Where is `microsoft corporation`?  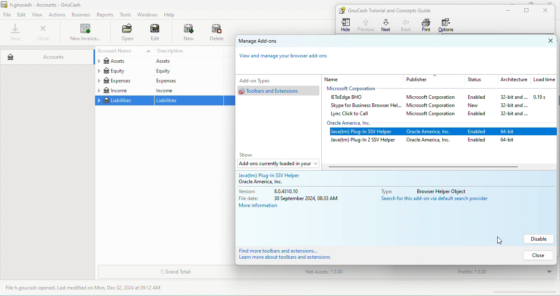 microsoft corporation is located at coordinates (433, 106).